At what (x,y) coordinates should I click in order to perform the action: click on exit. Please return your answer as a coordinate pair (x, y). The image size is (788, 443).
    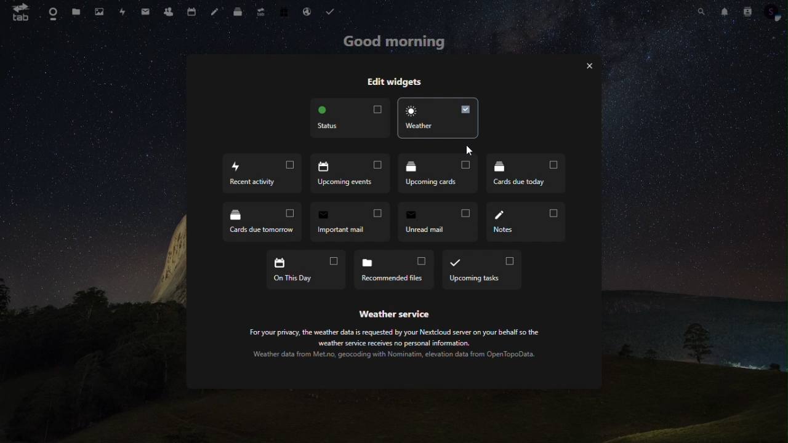
    Looking at the image, I should click on (587, 66).